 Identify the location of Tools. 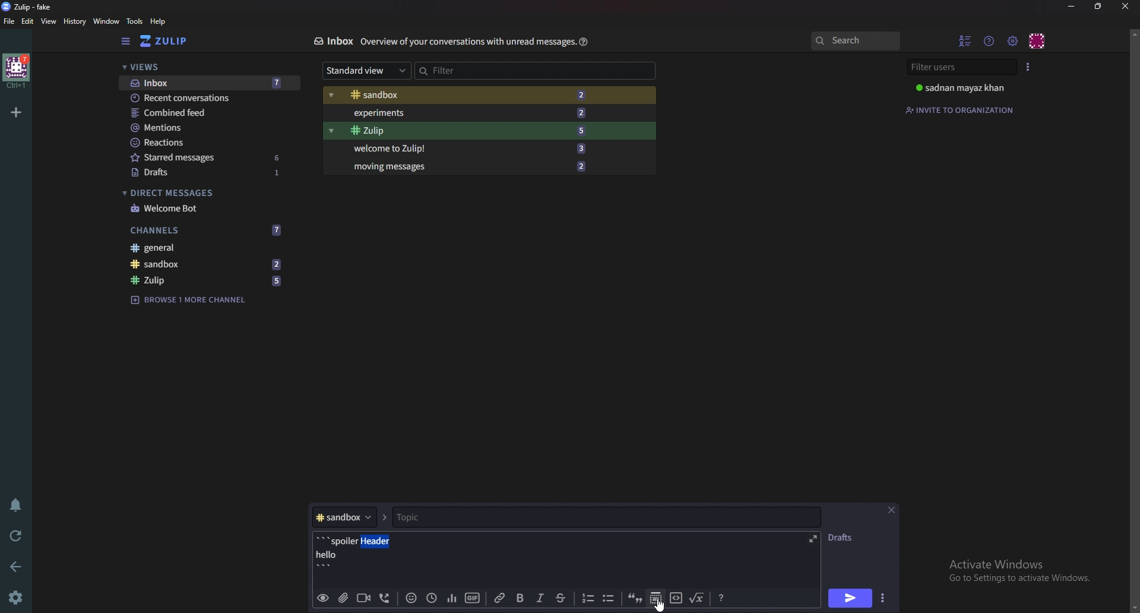
(135, 21).